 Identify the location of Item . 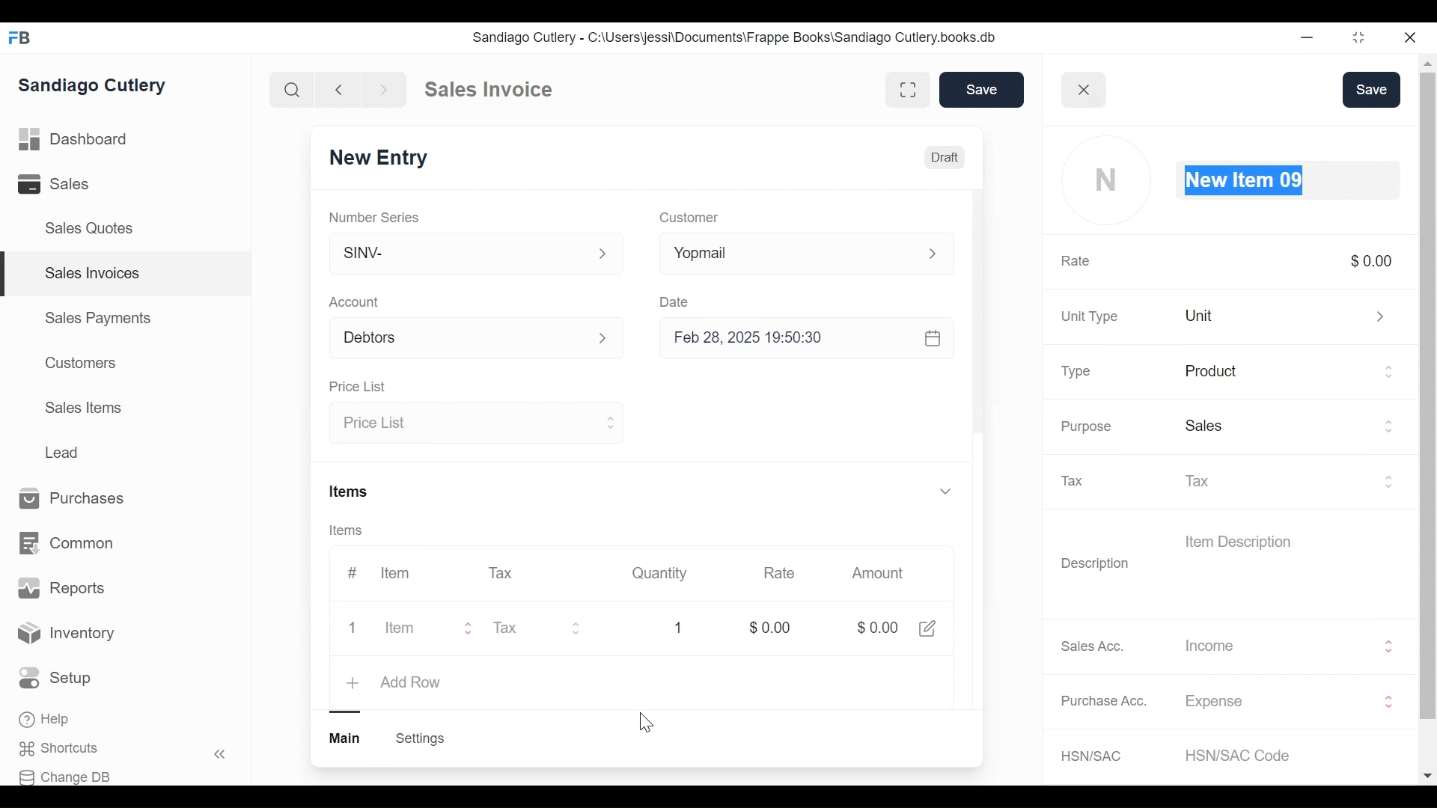
(408, 626).